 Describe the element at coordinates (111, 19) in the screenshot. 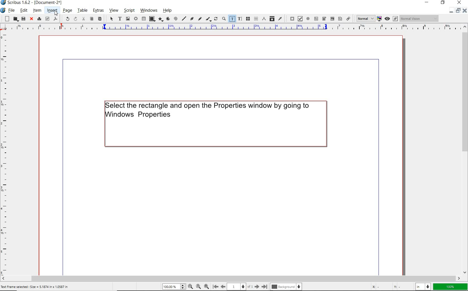

I see `select item` at that location.